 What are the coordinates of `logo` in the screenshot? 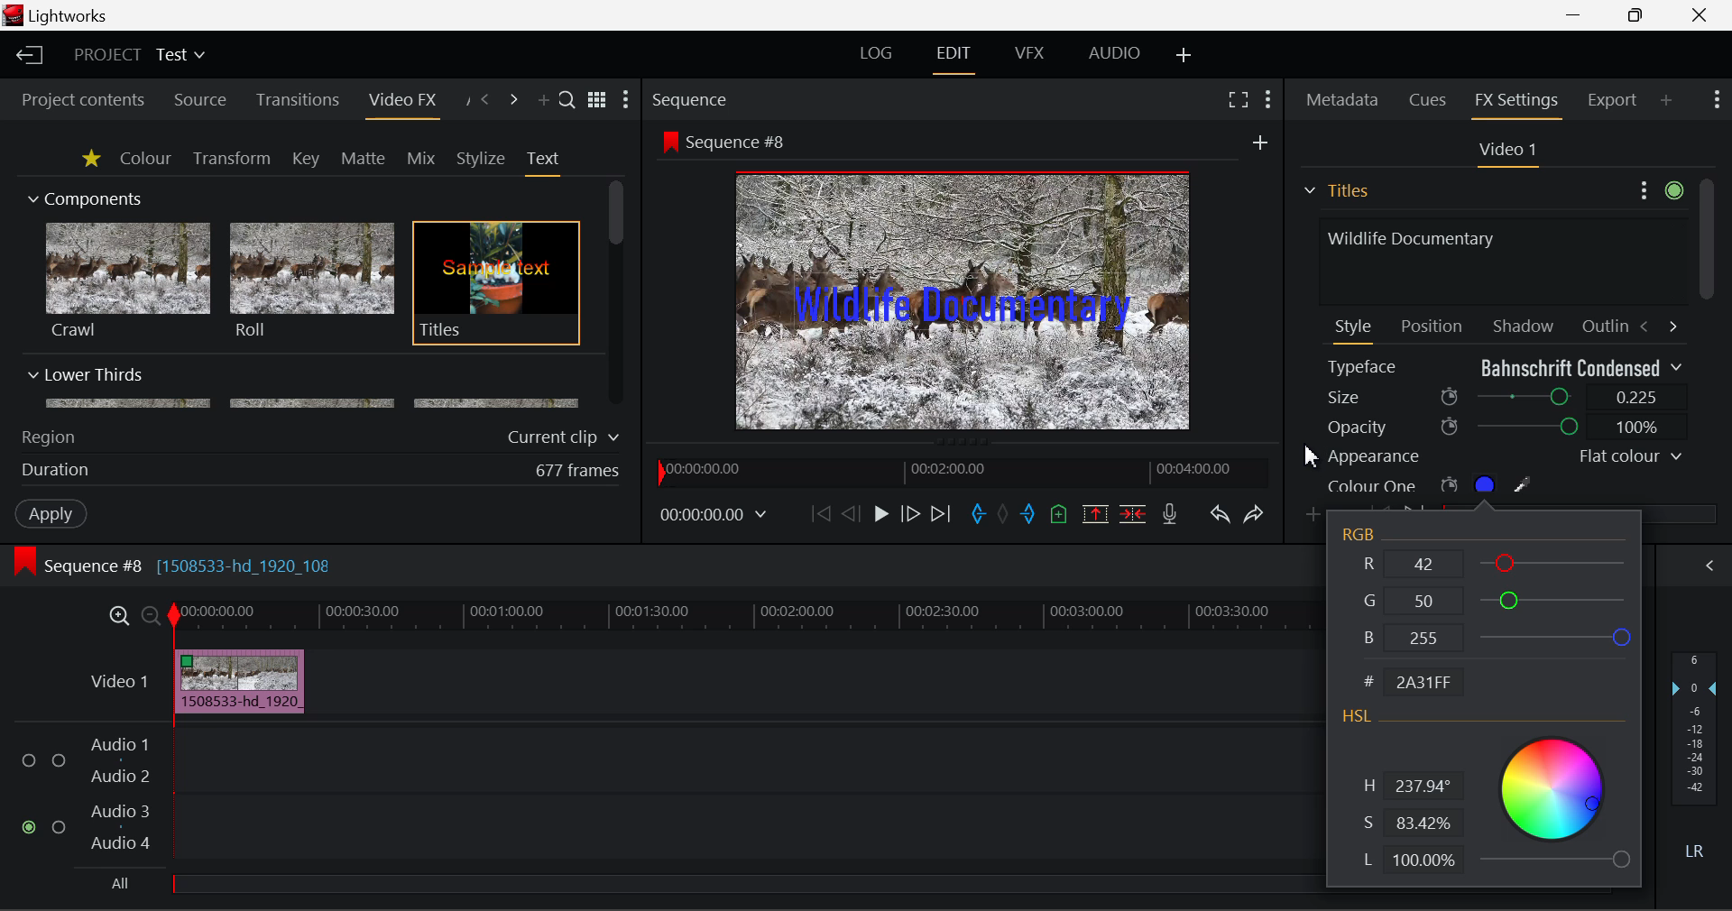 It's located at (15, 15).